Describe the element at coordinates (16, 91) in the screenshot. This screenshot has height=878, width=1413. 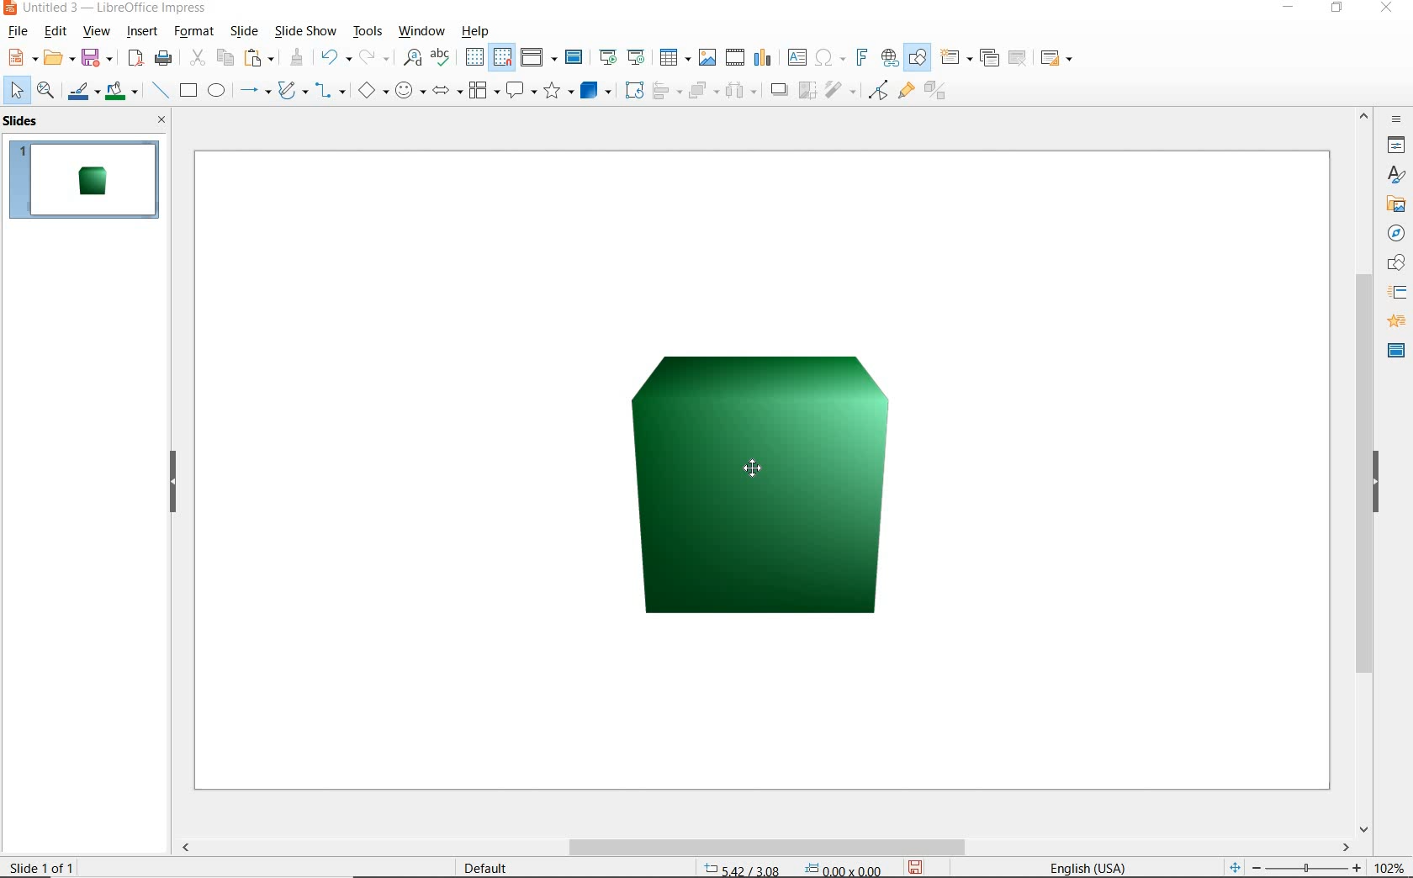
I see `select` at that location.